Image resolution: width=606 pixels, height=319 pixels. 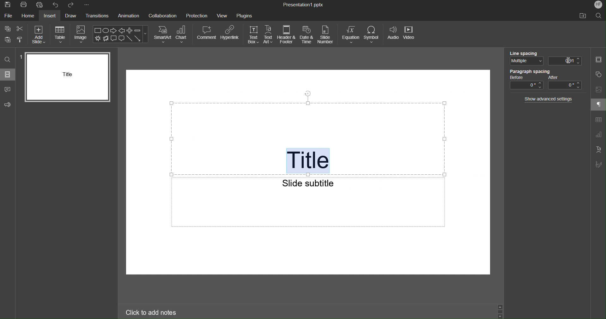 I want to click on After, so click(x=566, y=83).